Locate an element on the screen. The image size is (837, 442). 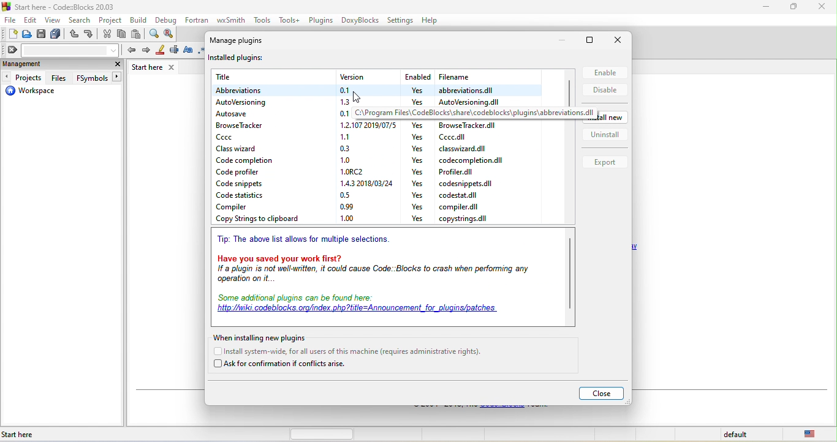
find is located at coordinates (154, 34).